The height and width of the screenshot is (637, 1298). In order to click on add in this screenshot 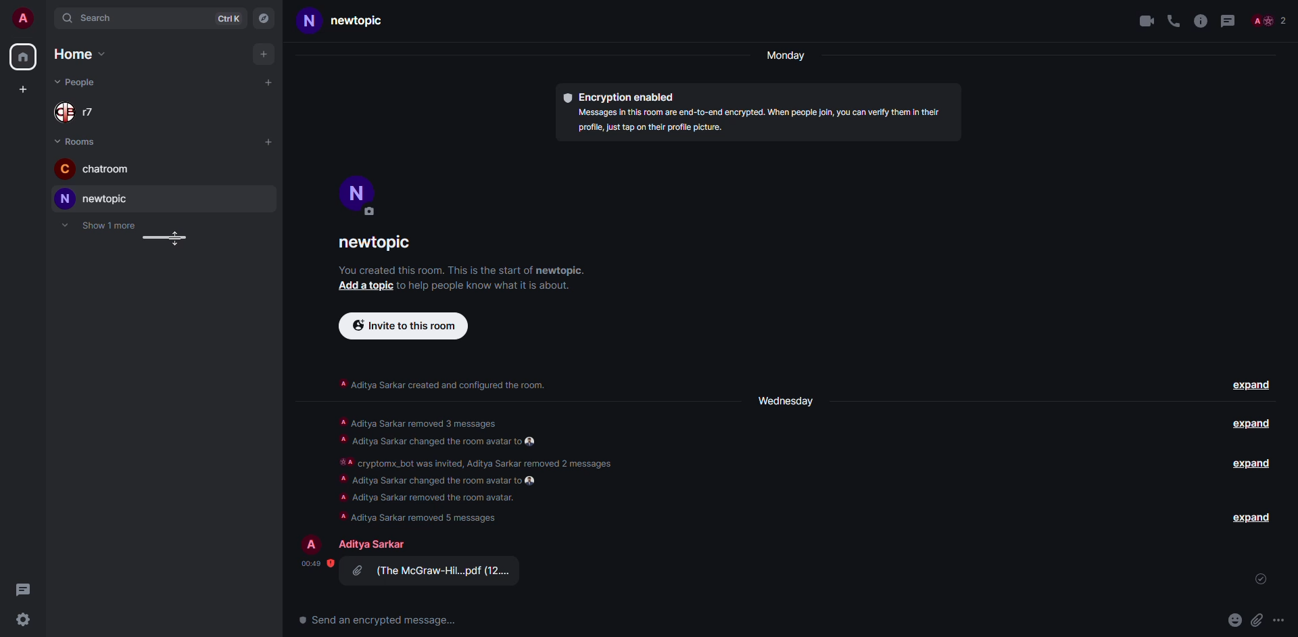, I will do `click(264, 54)`.